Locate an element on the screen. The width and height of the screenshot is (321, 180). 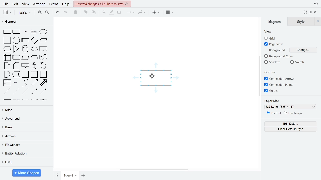
diamond is located at coordinates (34, 40).